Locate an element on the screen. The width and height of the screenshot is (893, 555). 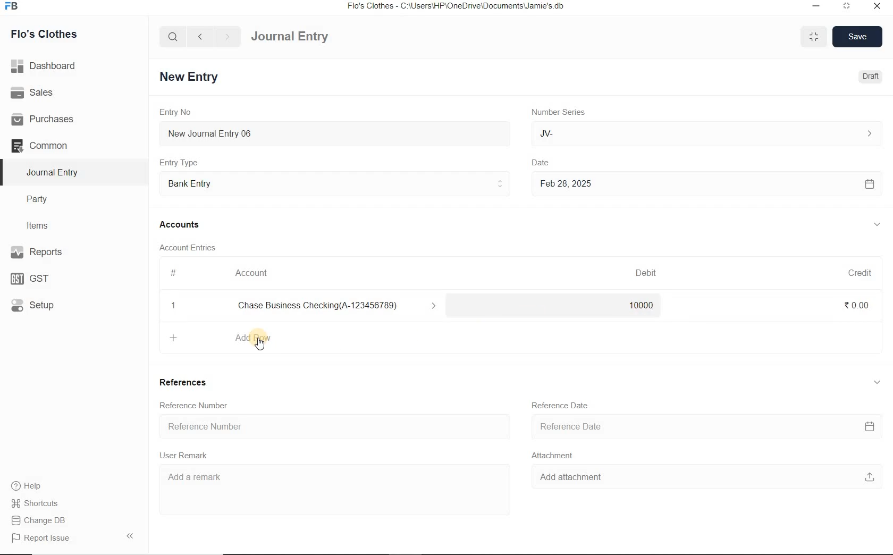
Report Issue is located at coordinates (40, 538).